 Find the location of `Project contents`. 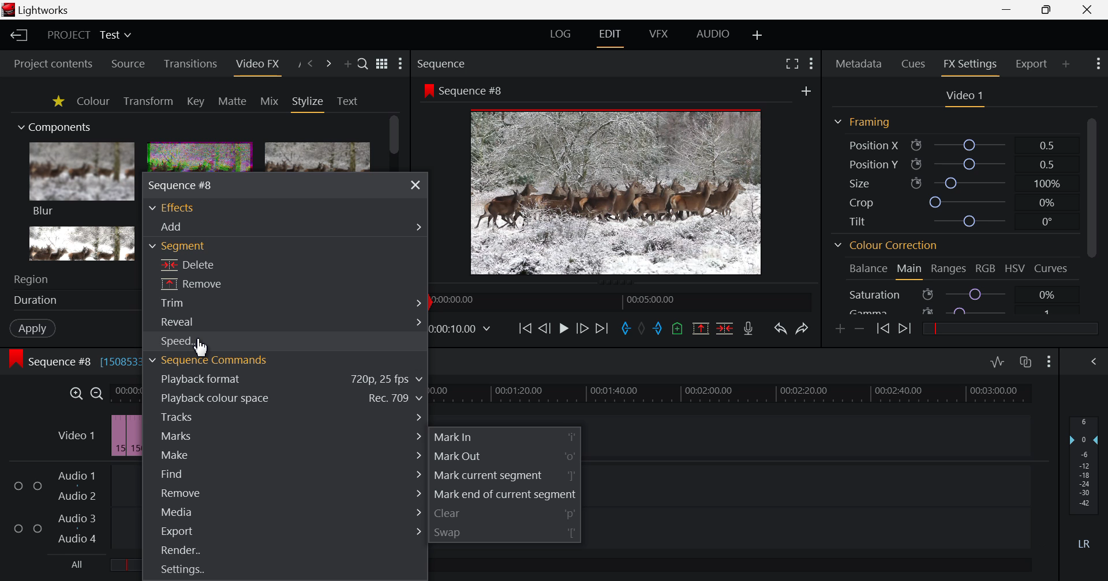

Project contents is located at coordinates (53, 62).